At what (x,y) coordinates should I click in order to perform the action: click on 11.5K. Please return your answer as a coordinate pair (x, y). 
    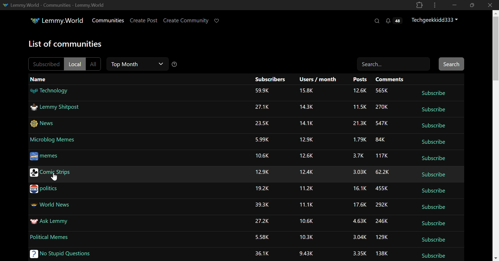
    Looking at the image, I should click on (359, 107).